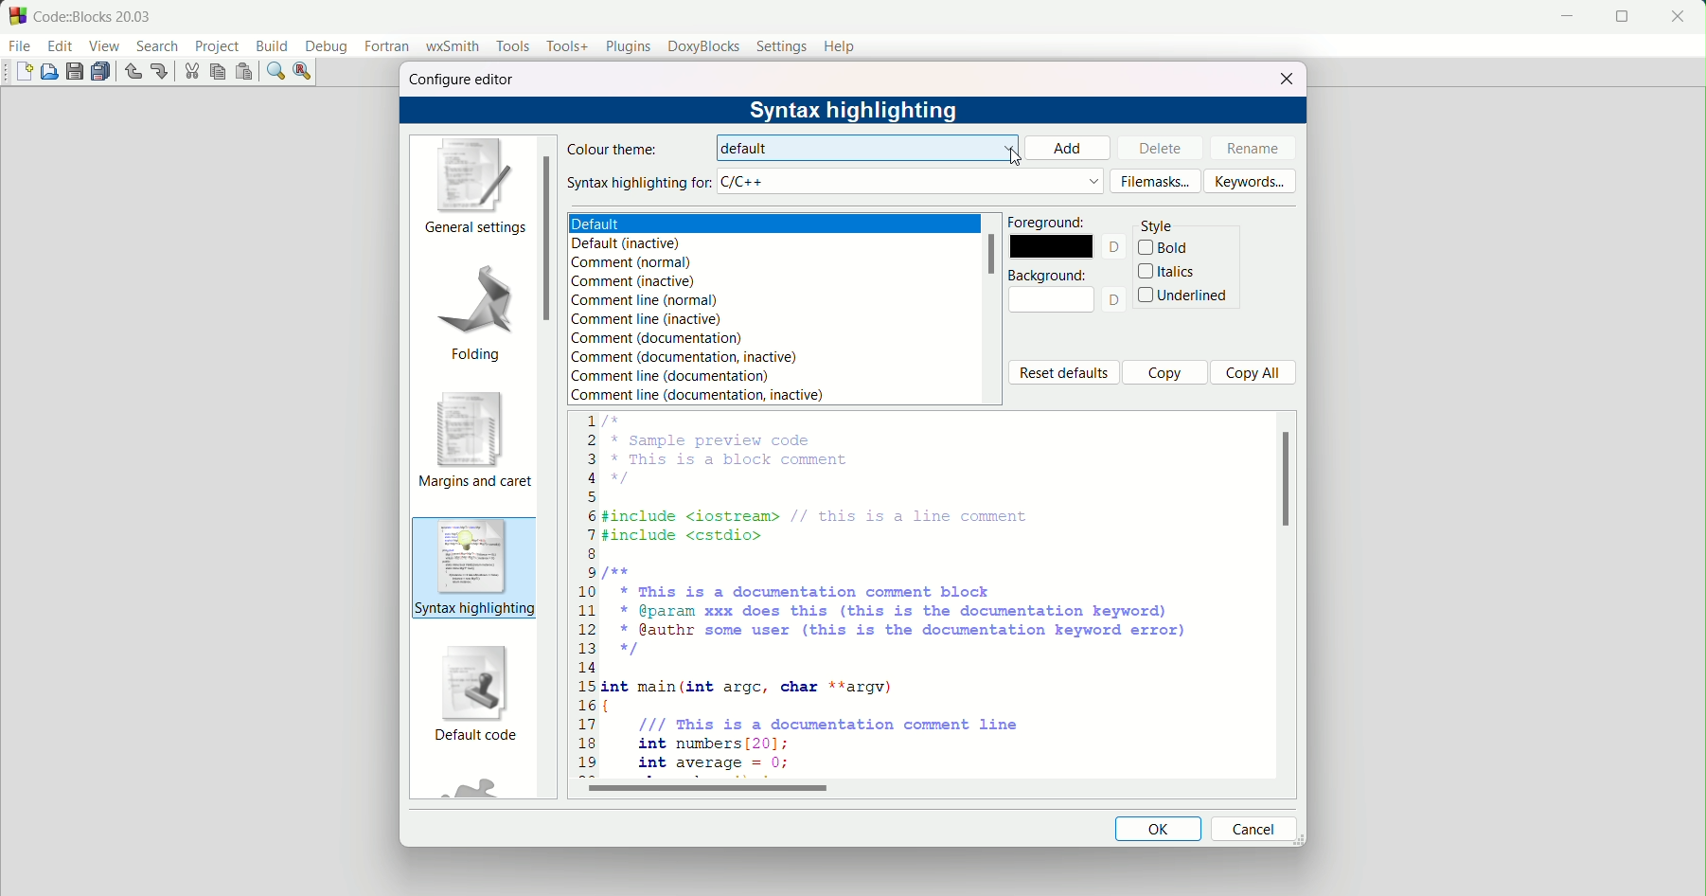  Describe the element at coordinates (273, 45) in the screenshot. I see `build` at that location.